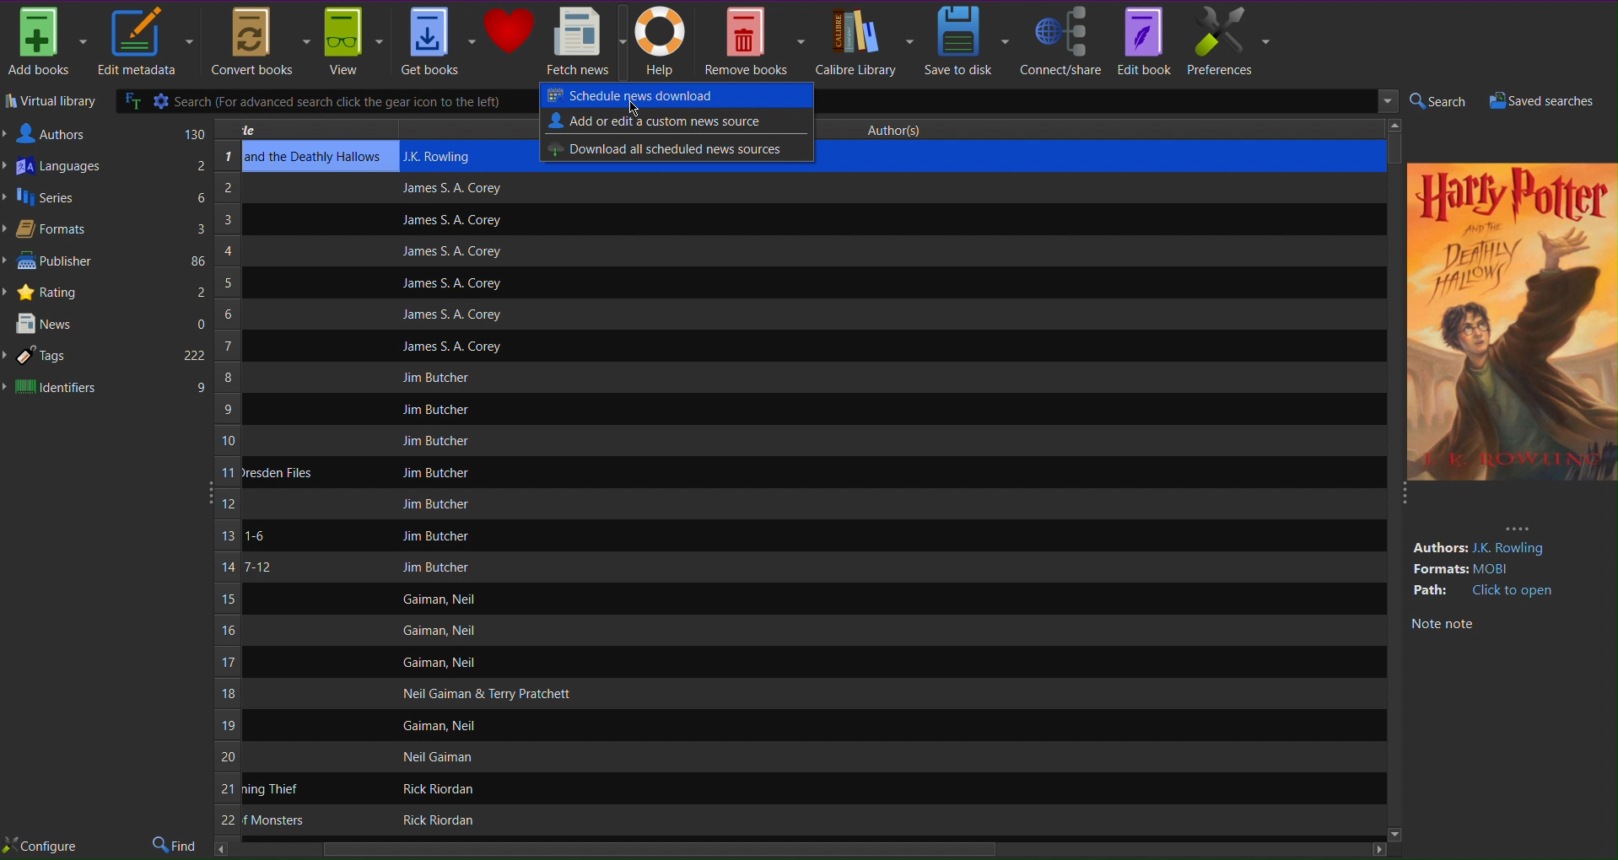 The height and width of the screenshot is (860, 1618). What do you see at coordinates (431, 411) in the screenshot?
I see `Jim Butcher` at bounding box center [431, 411].